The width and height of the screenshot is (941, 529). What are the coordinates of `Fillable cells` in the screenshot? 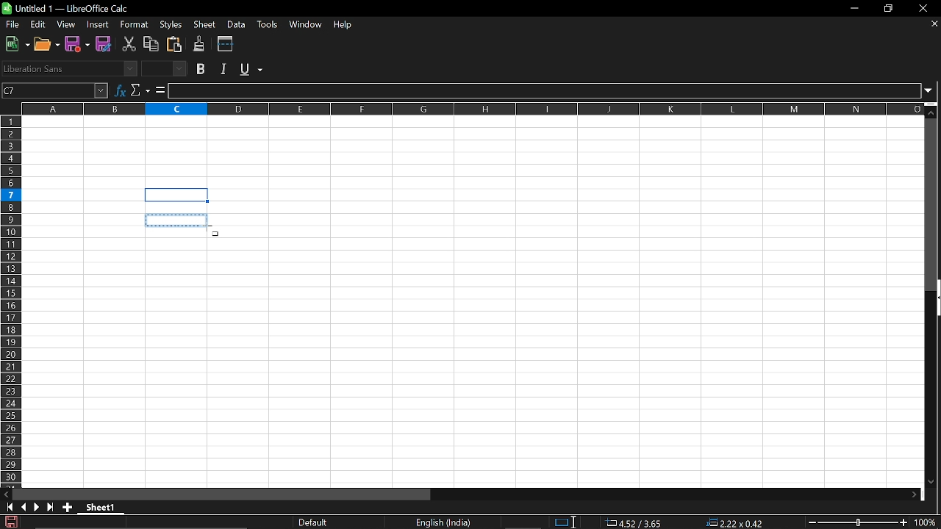 It's located at (83, 206).